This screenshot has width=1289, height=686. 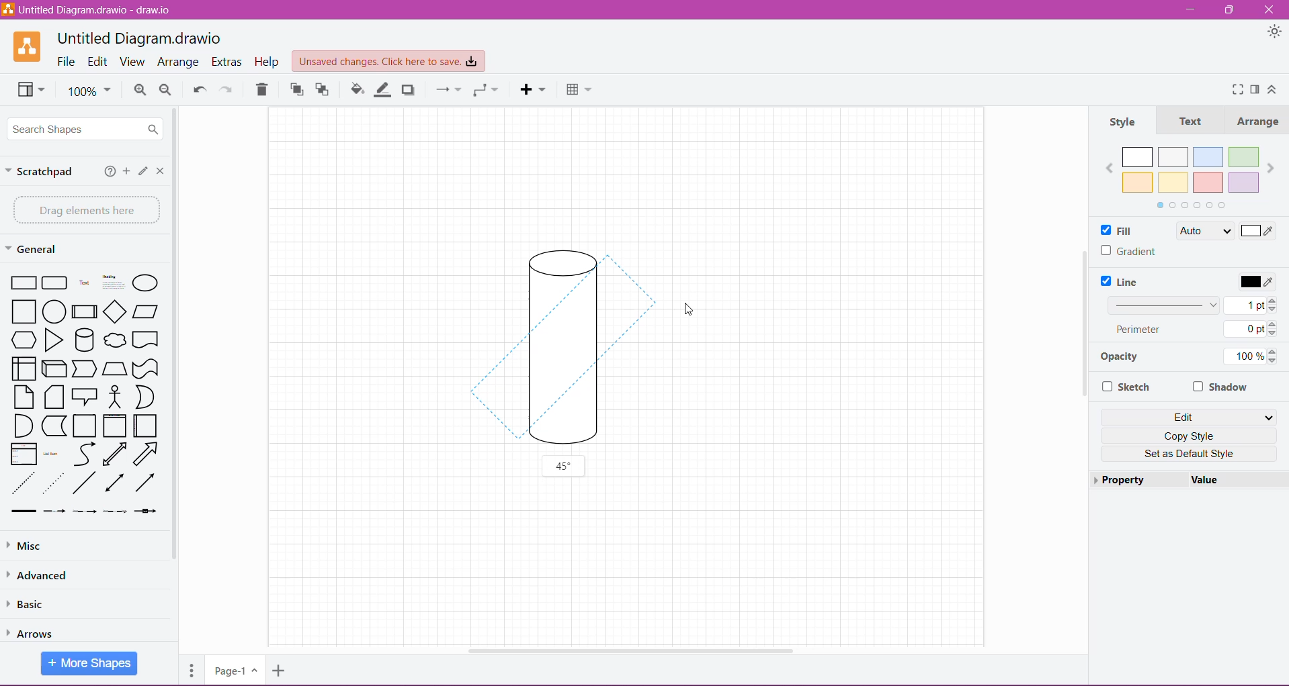 What do you see at coordinates (1190, 175) in the screenshot?
I see `Fill color palette` at bounding box center [1190, 175].